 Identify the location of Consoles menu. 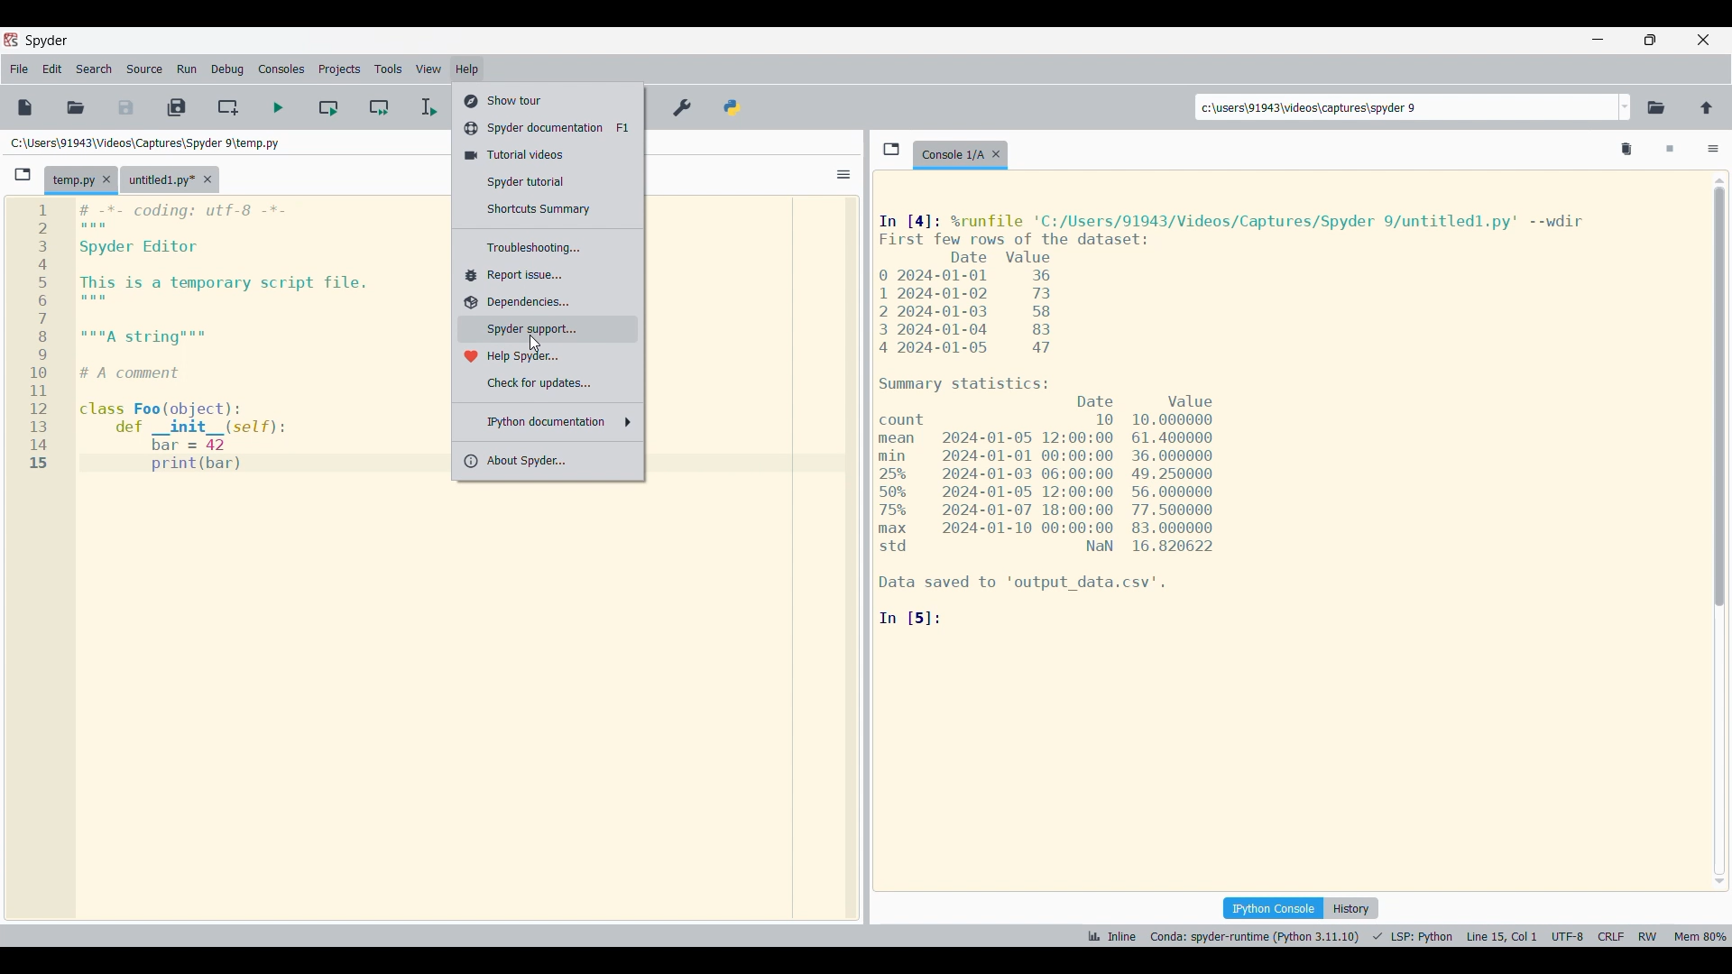
(281, 69).